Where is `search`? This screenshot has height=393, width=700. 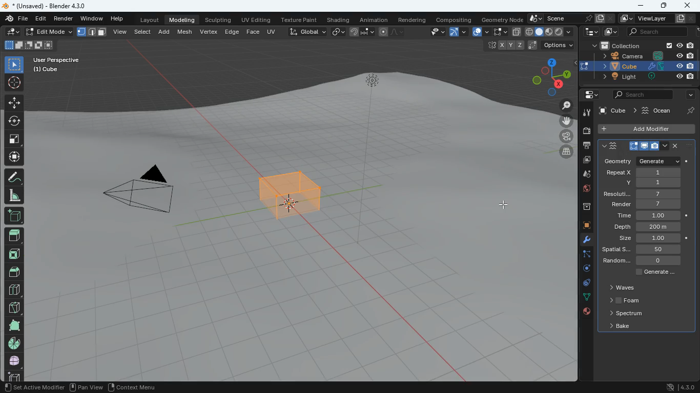 search is located at coordinates (658, 32).